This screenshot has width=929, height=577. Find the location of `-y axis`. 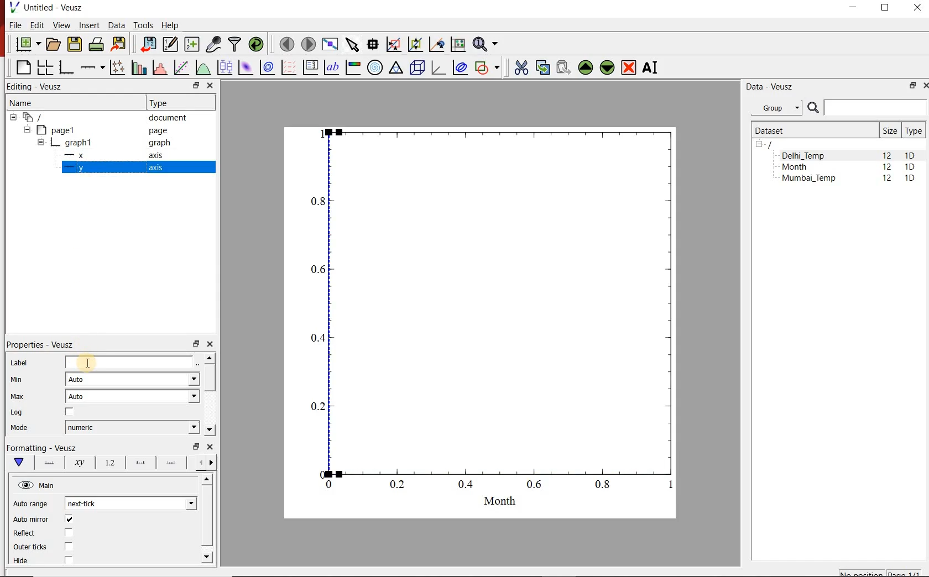

-y axis is located at coordinates (109, 169).